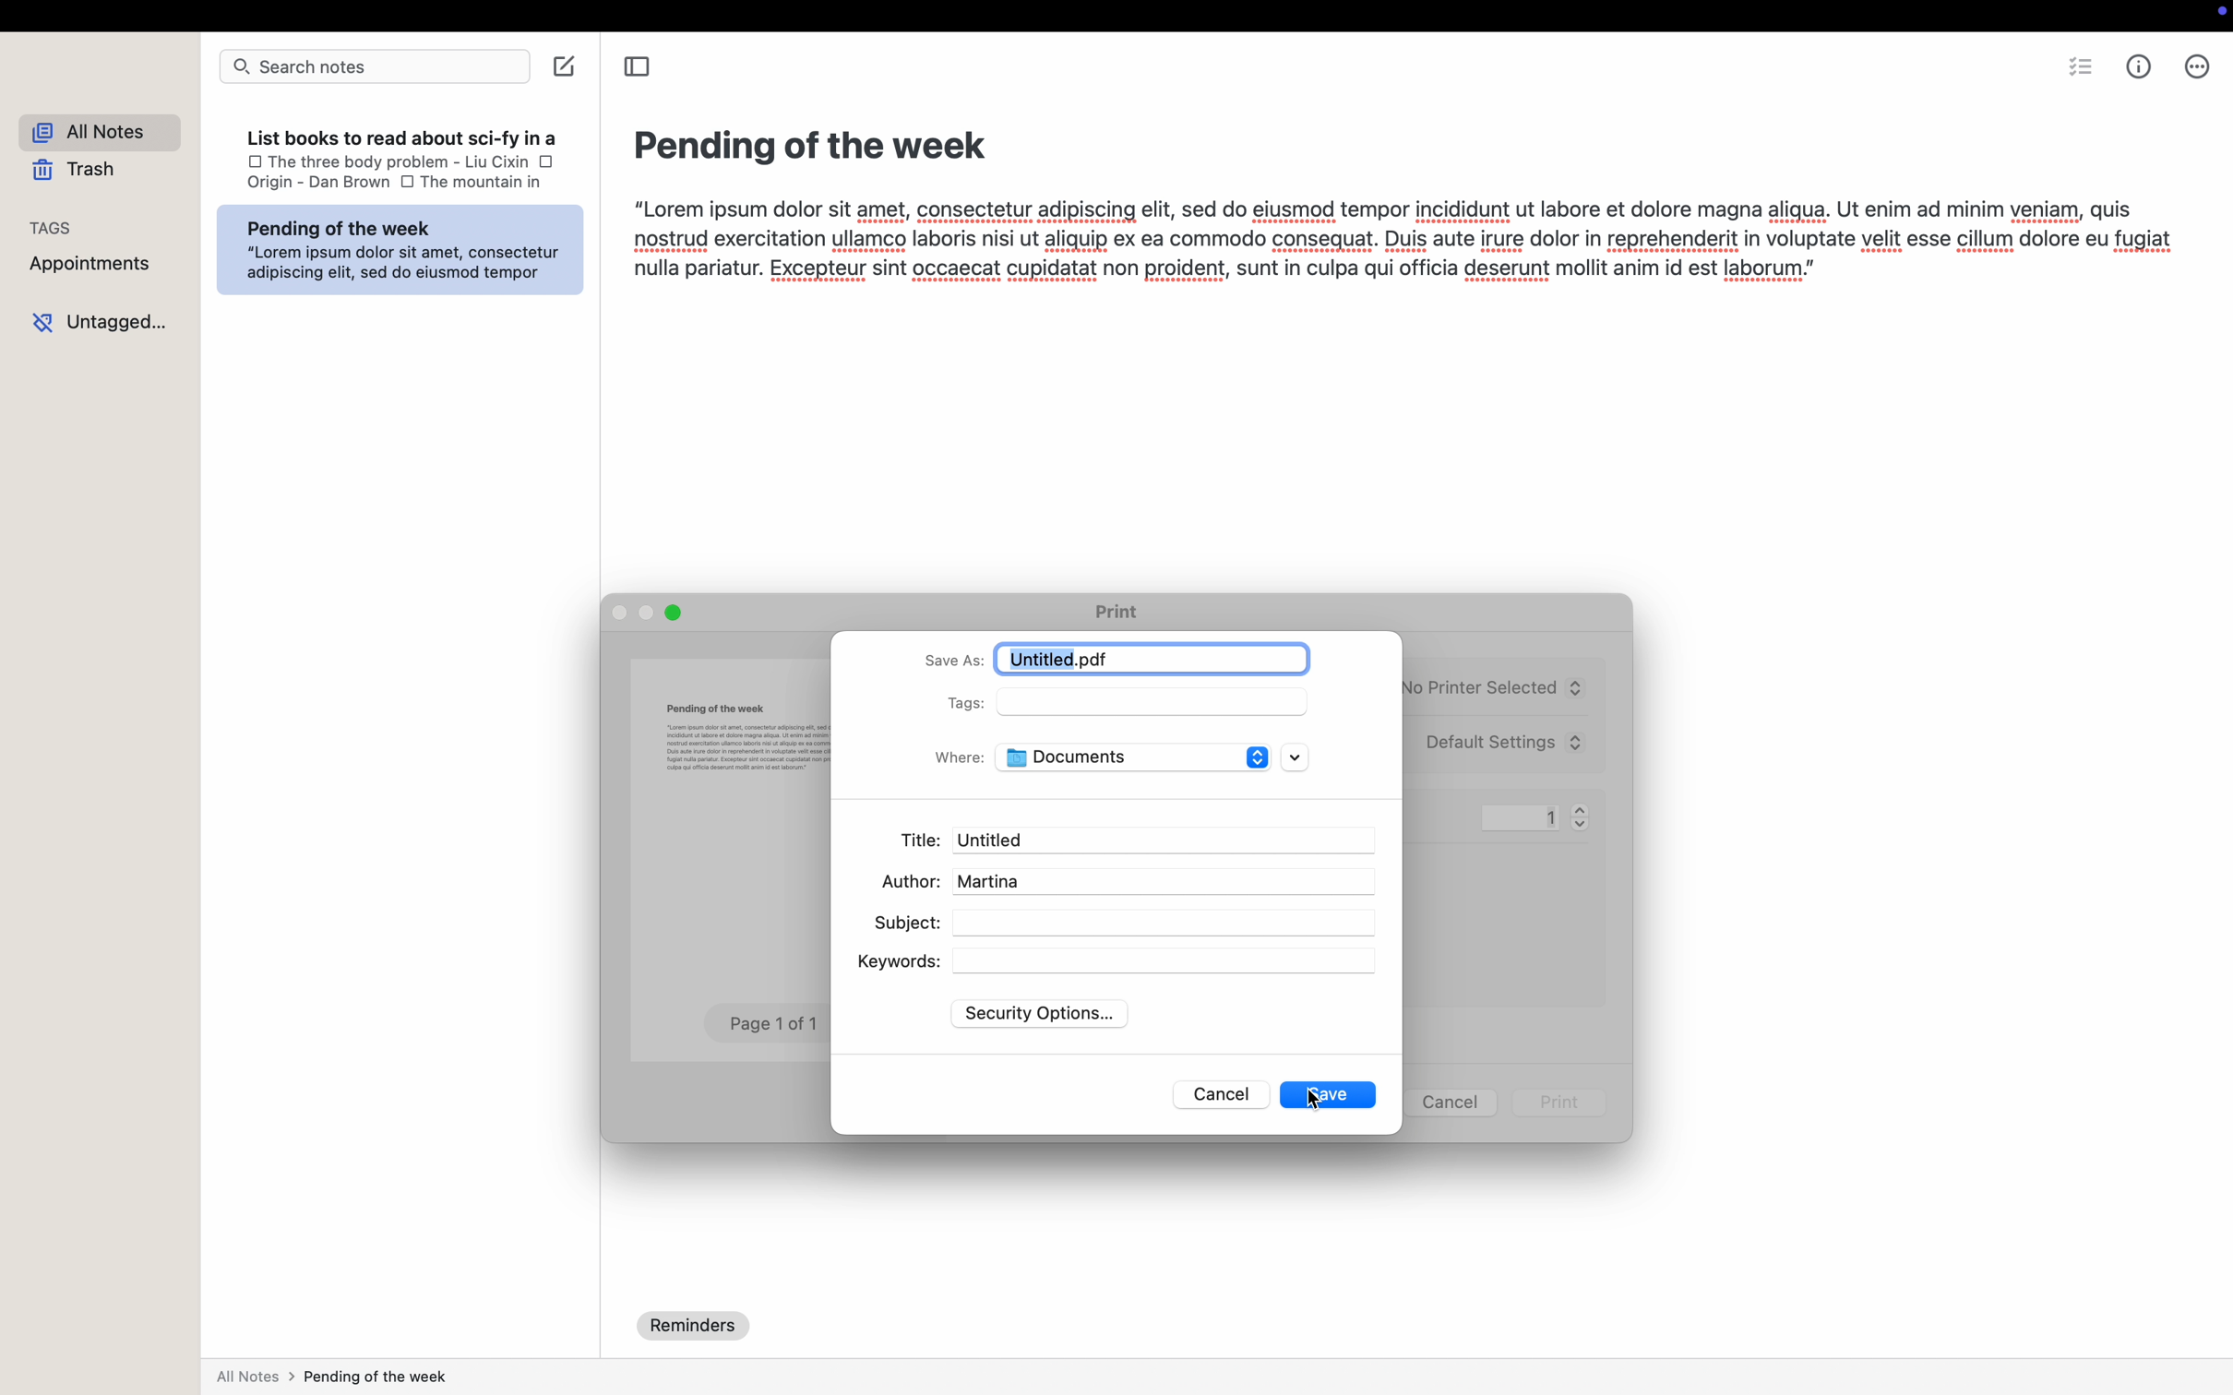  I want to click on all notes > pending of the week, so click(337, 1379).